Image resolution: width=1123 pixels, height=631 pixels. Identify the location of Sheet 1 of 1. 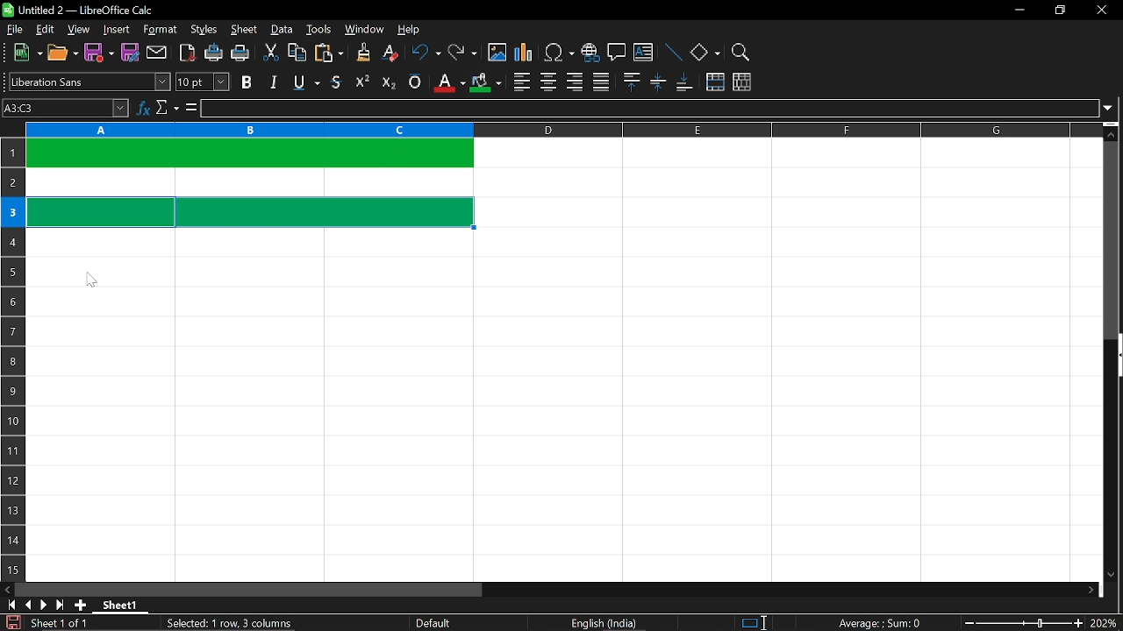
(60, 623).